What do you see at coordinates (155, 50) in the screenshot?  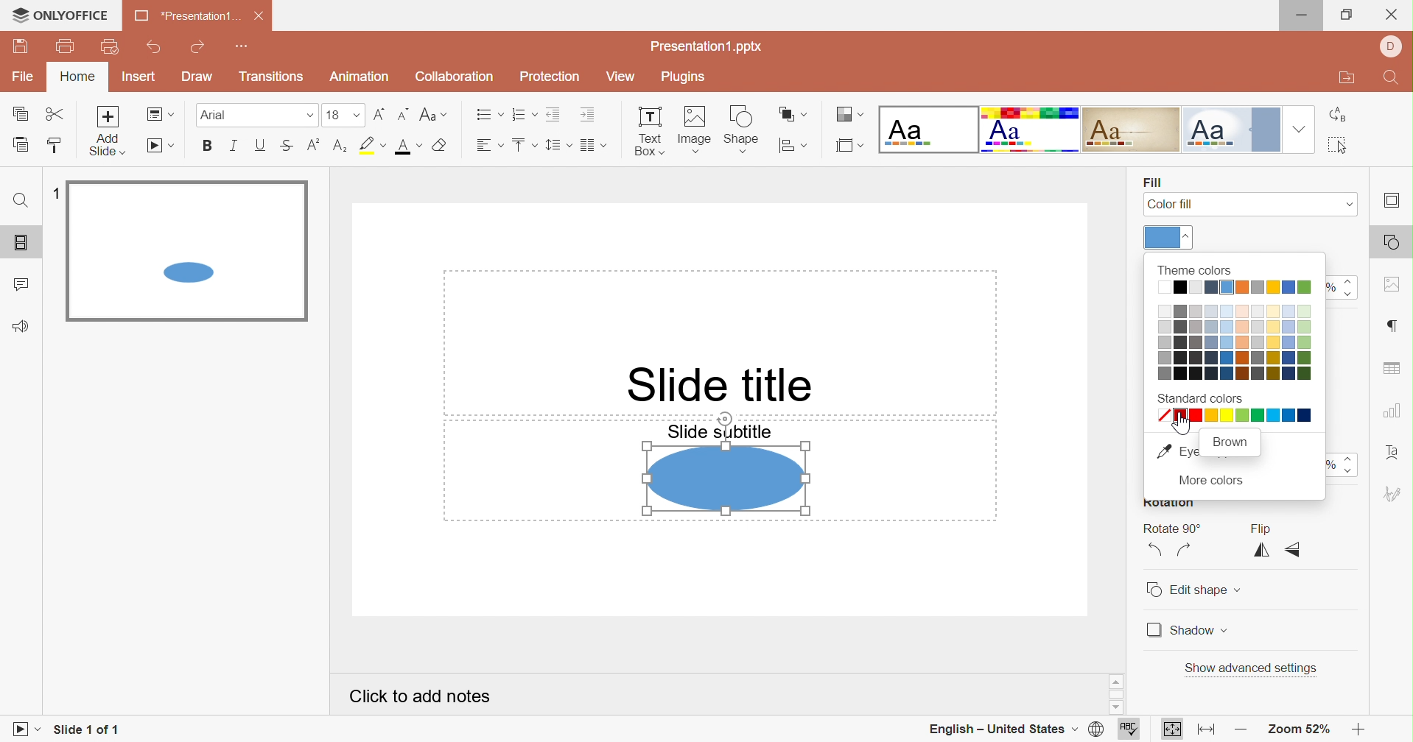 I see `Undo` at bounding box center [155, 50].